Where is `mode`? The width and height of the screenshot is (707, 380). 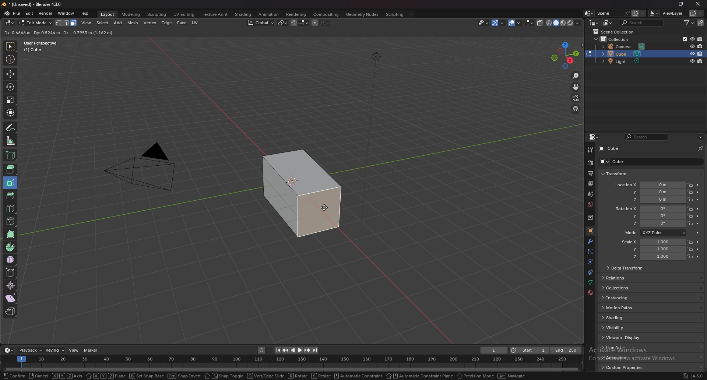 mode is located at coordinates (654, 232).